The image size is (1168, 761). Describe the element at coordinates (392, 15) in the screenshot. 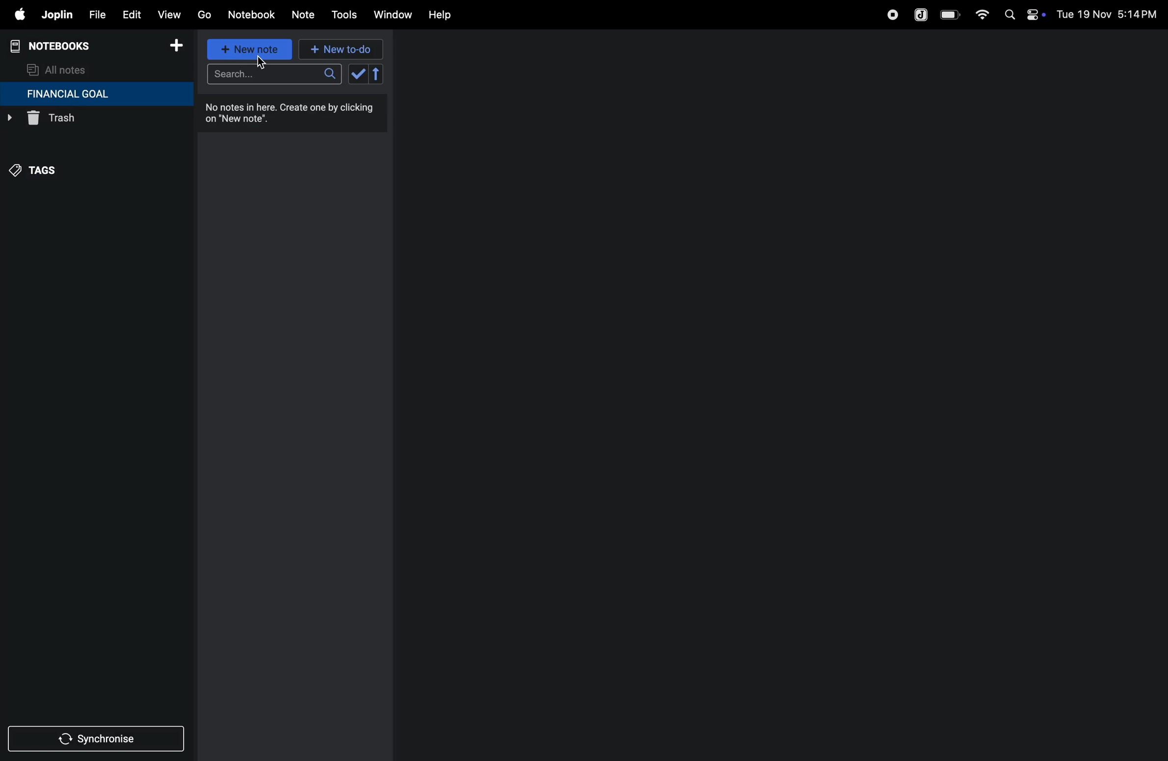

I see `window` at that location.